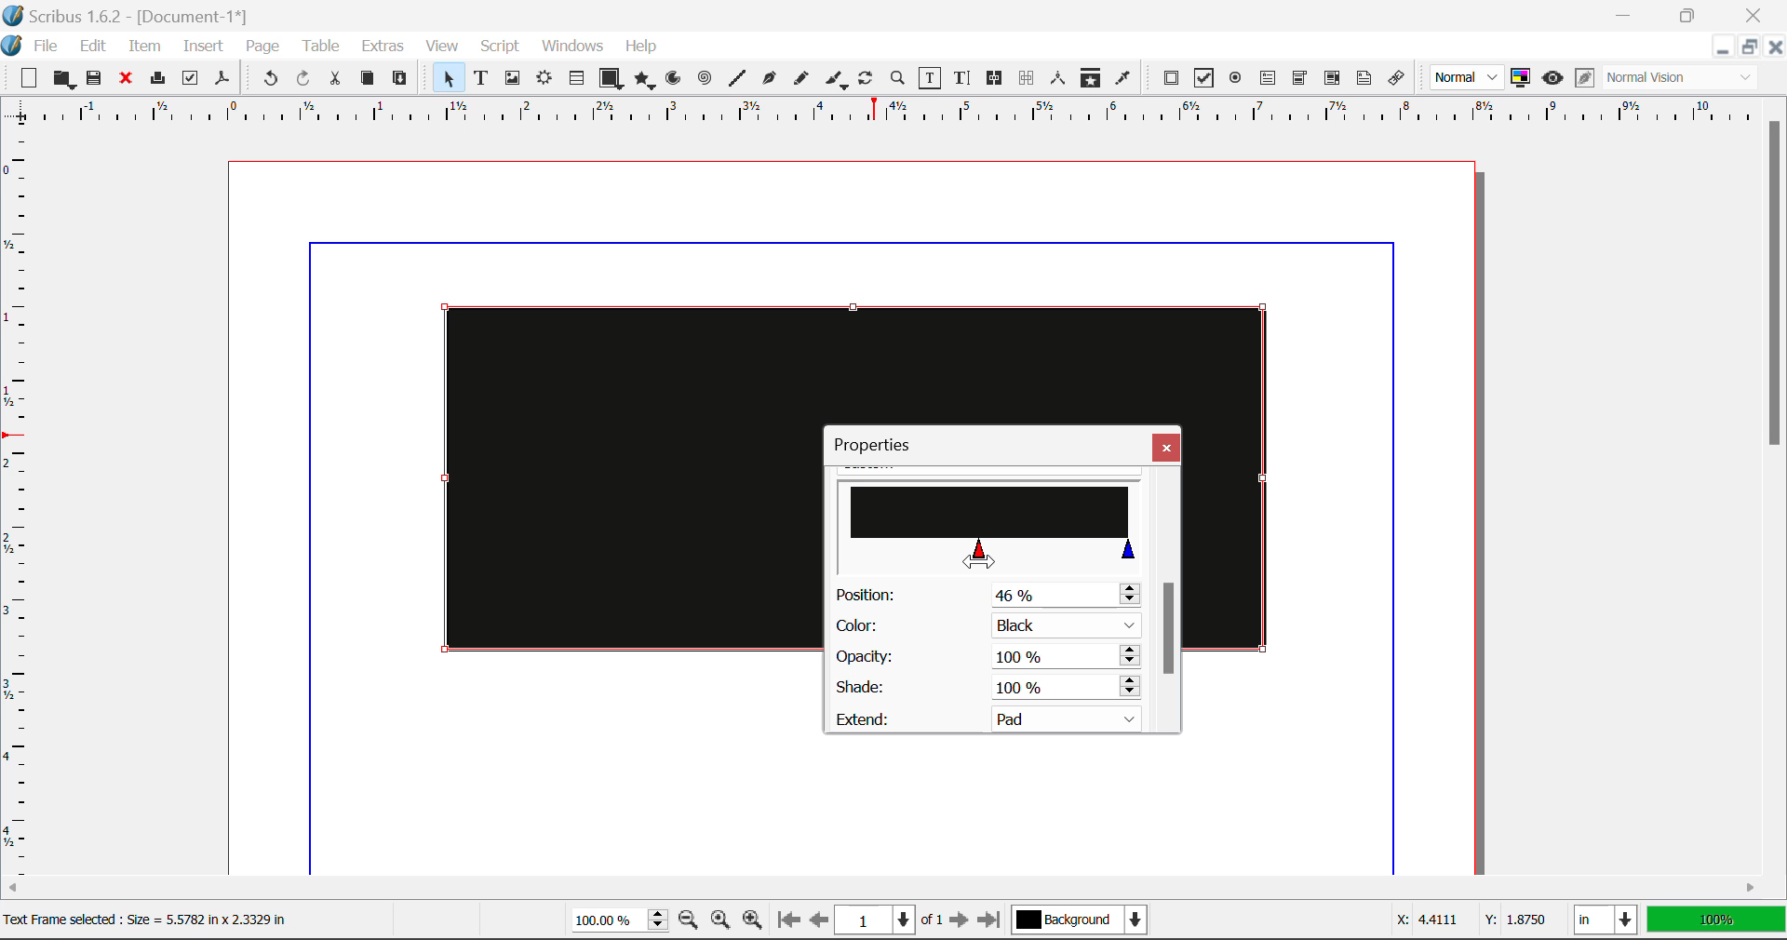 Image resolution: width=1787 pixels, height=940 pixels. What do you see at coordinates (1084, 922) in the screenshot?
I see `Background` at bounding box center [1084, 922].